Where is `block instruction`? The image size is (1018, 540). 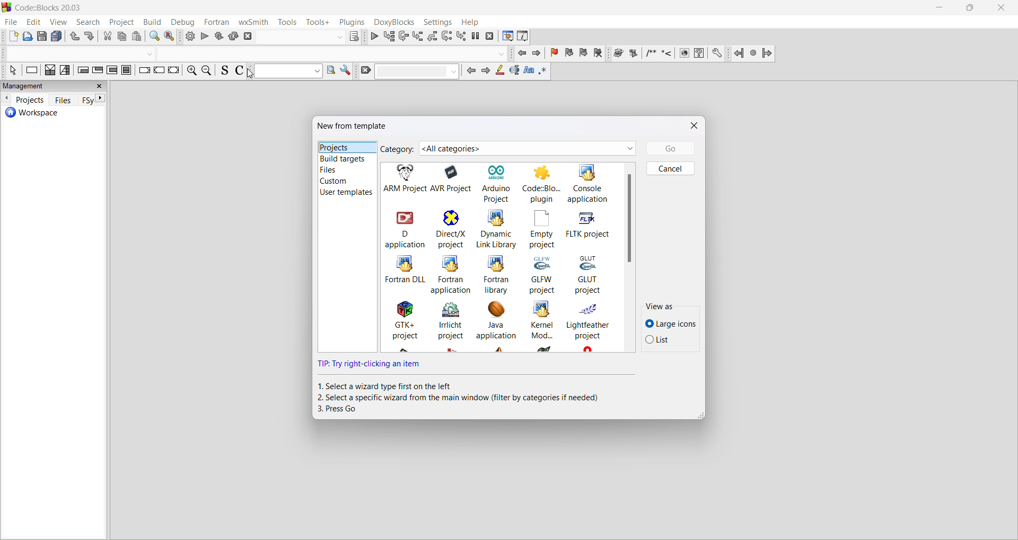
block instruction is located at coordinates (127, 72).